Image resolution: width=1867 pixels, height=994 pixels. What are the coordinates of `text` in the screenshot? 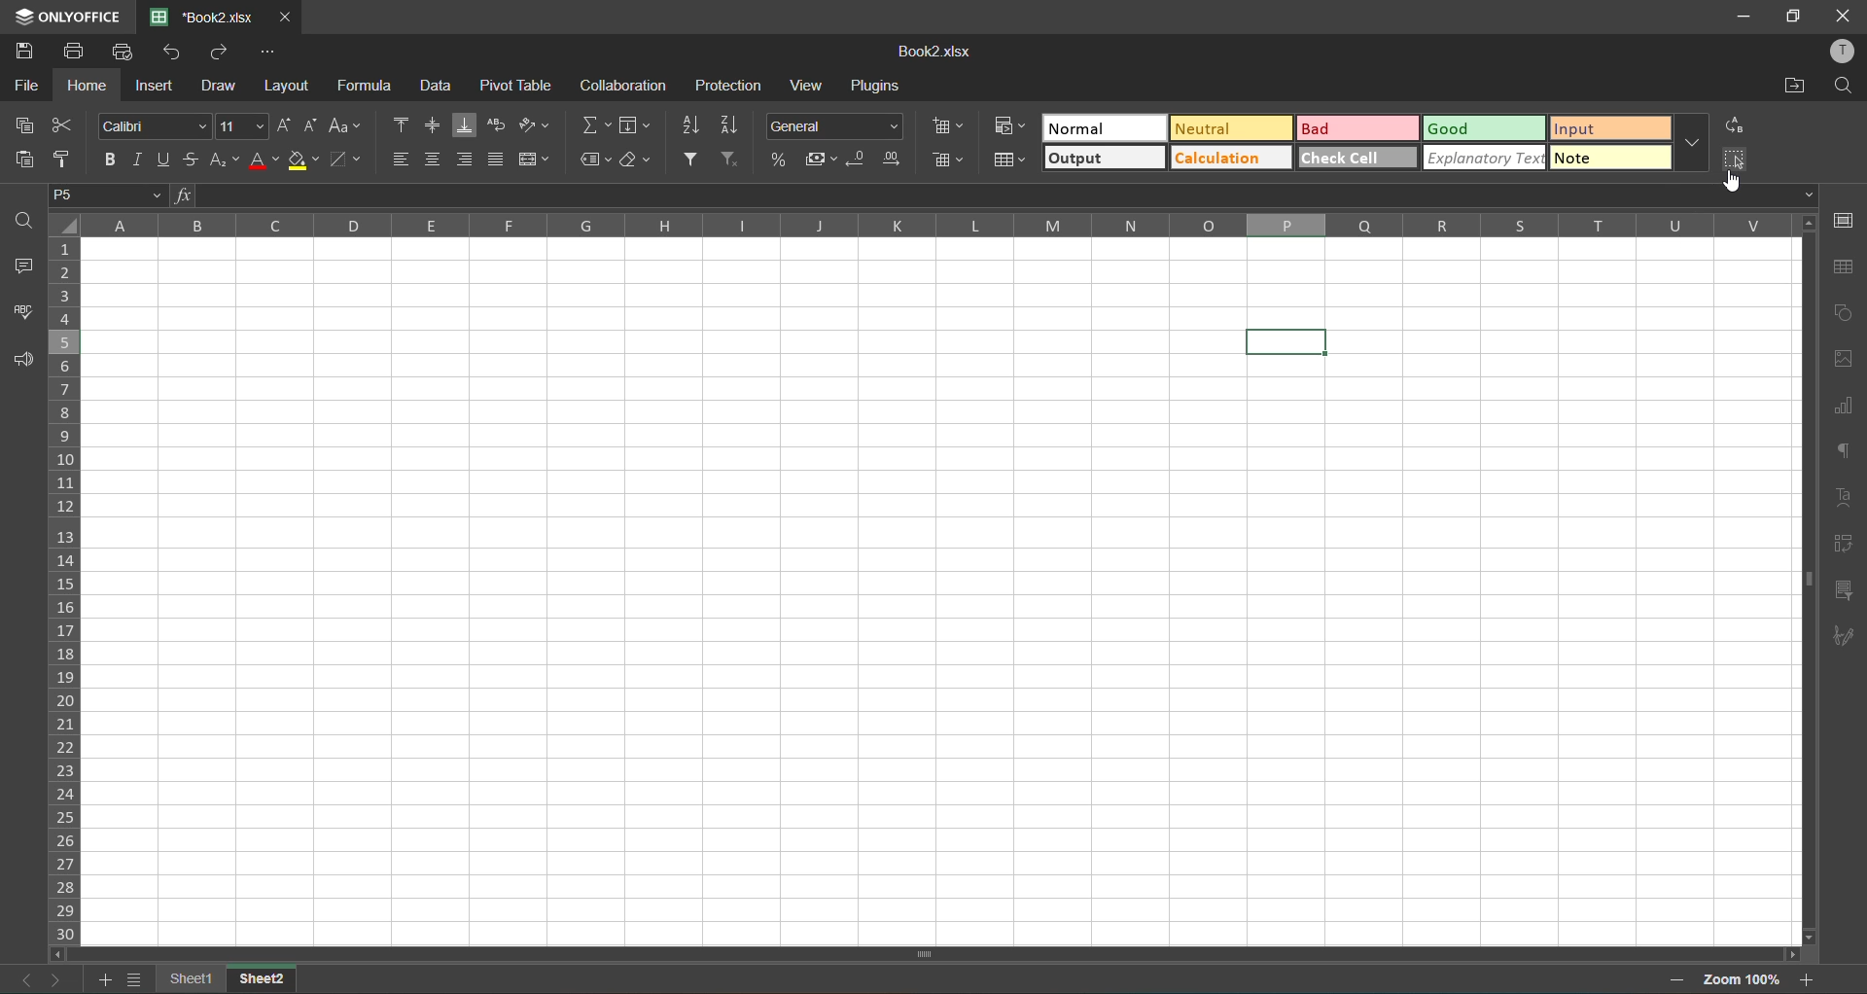 It's located at (1845, 500).